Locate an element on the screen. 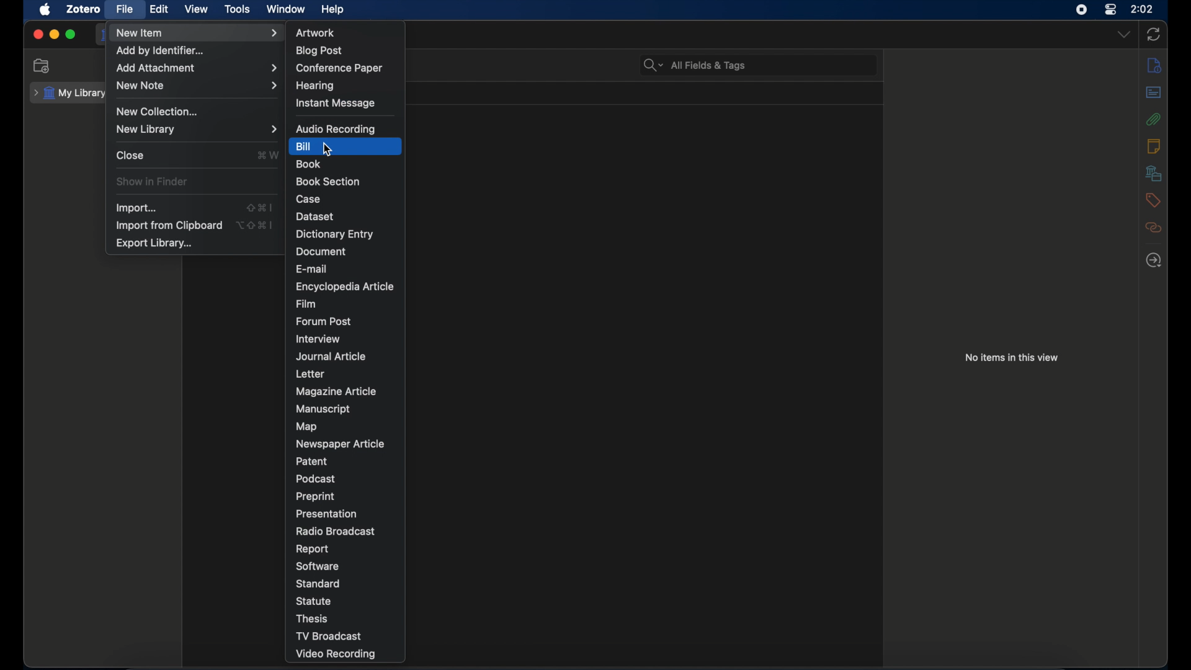  newspaper article is located at coordinates (342, 445).